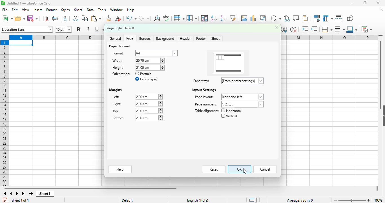  I want to click on active cell, so click(21, 43).